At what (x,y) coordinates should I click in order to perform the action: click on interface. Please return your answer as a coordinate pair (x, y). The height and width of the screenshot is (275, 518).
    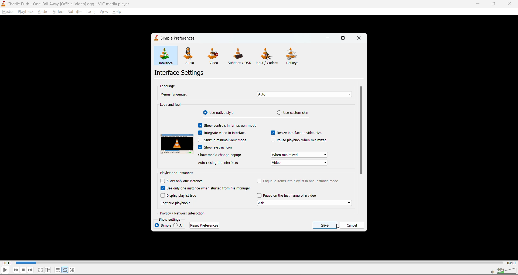
    Looking at the image, I should click on (163, 56).